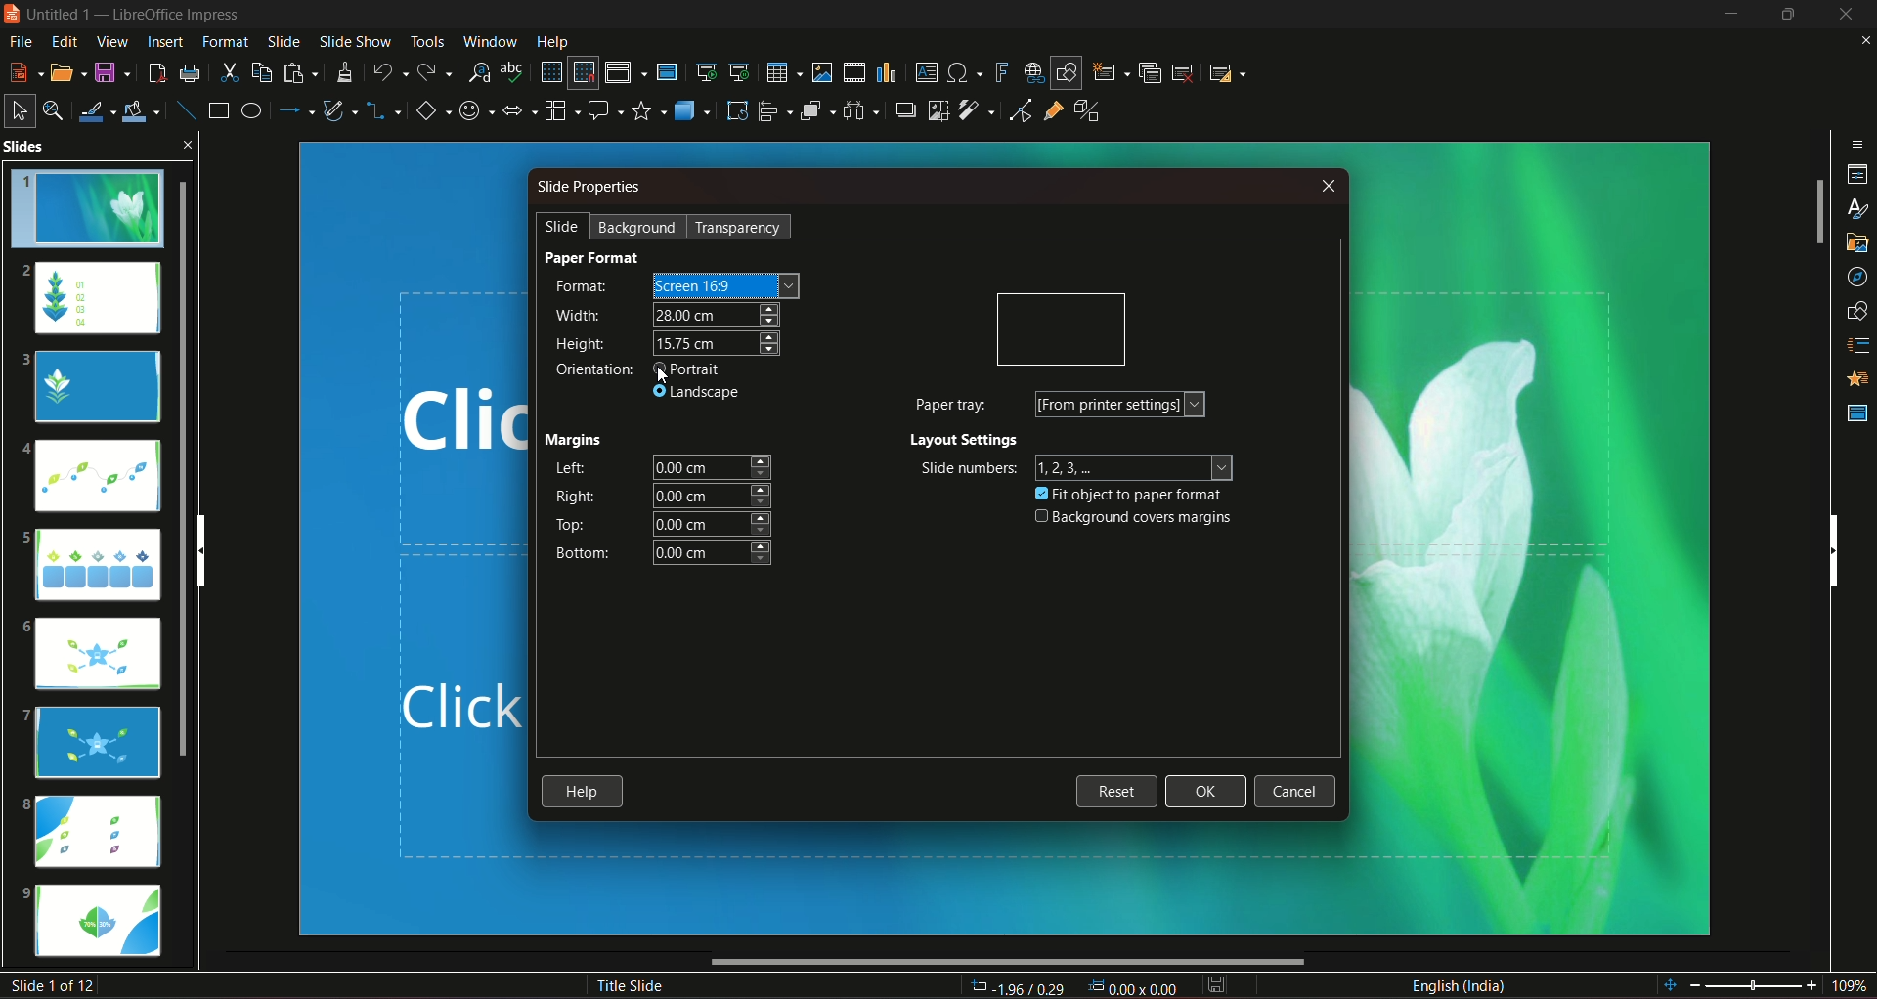 This screenshot has width=1877, height=999. What do you see at coordinates (649, 109) in the screenshot?
I see `stars and banners` at bounding box center [649, 109].